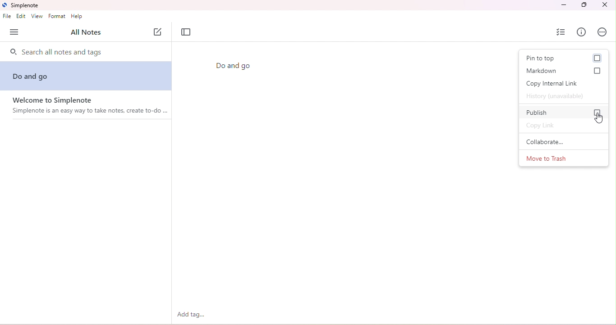 The height and width of the screenshot is (325, 616). What do you see at coordinates (21, 16) in the screenshot?
I see `edit` at bounding box center [21, 16].